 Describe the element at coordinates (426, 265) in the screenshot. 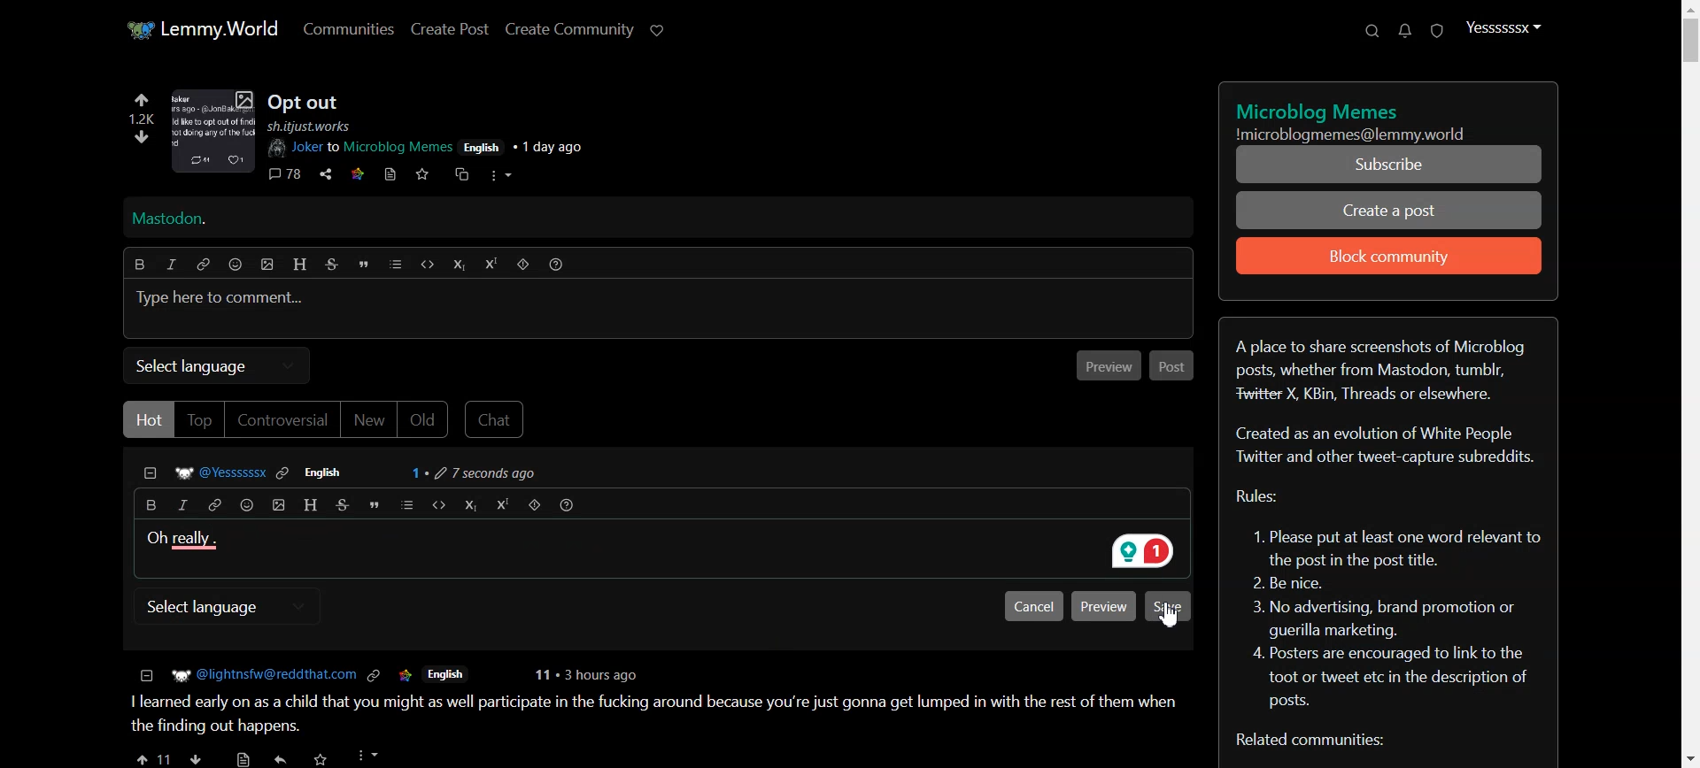

I see `Code` at that location.